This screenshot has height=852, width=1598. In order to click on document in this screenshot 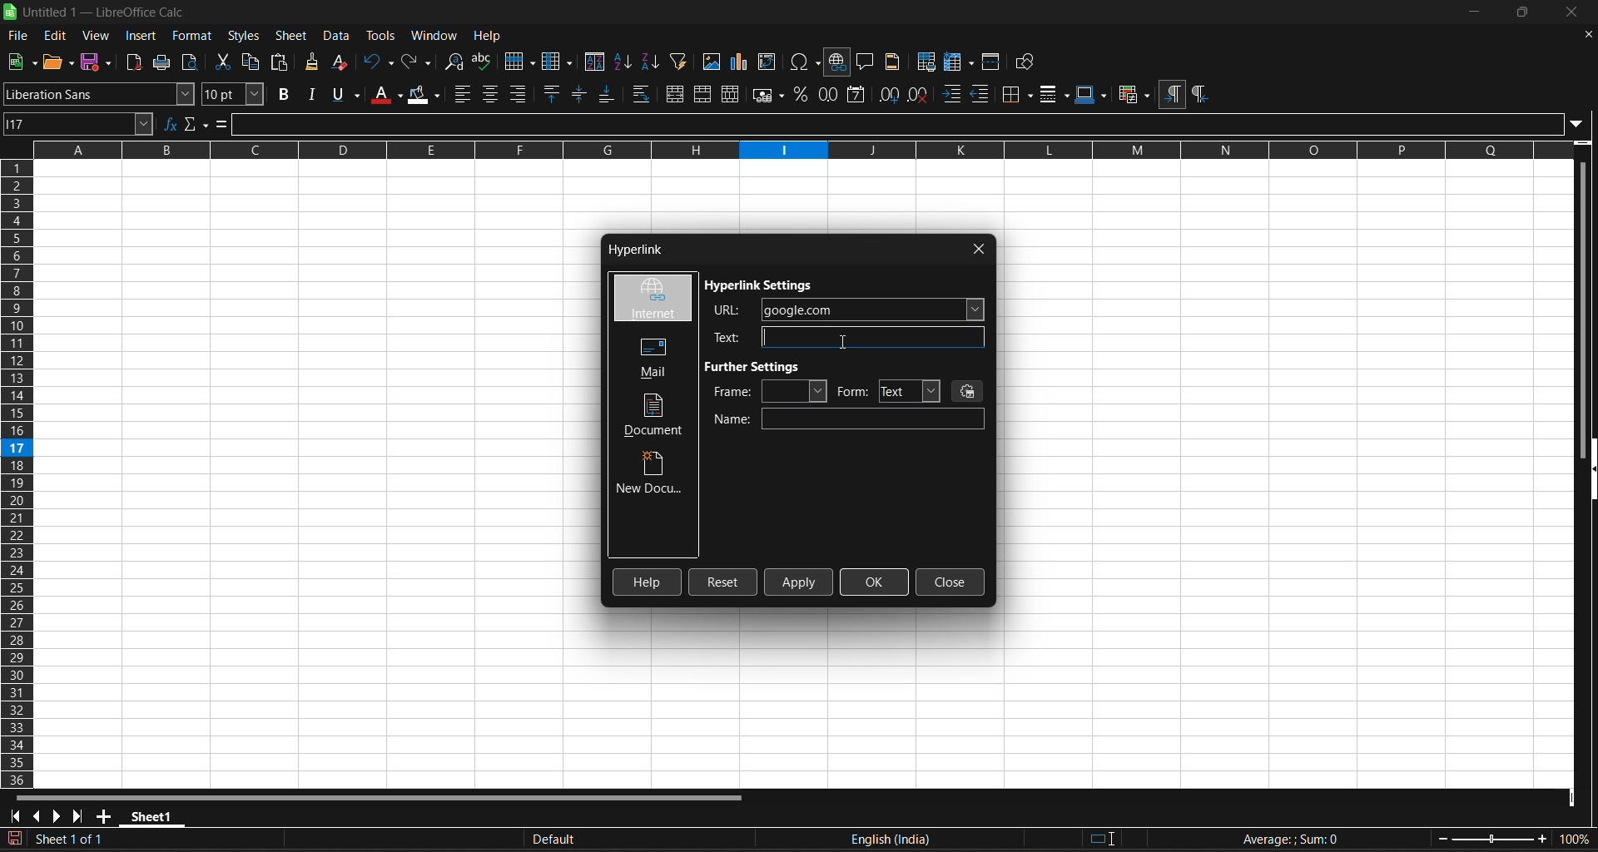, I will do `click(656, 415)`.